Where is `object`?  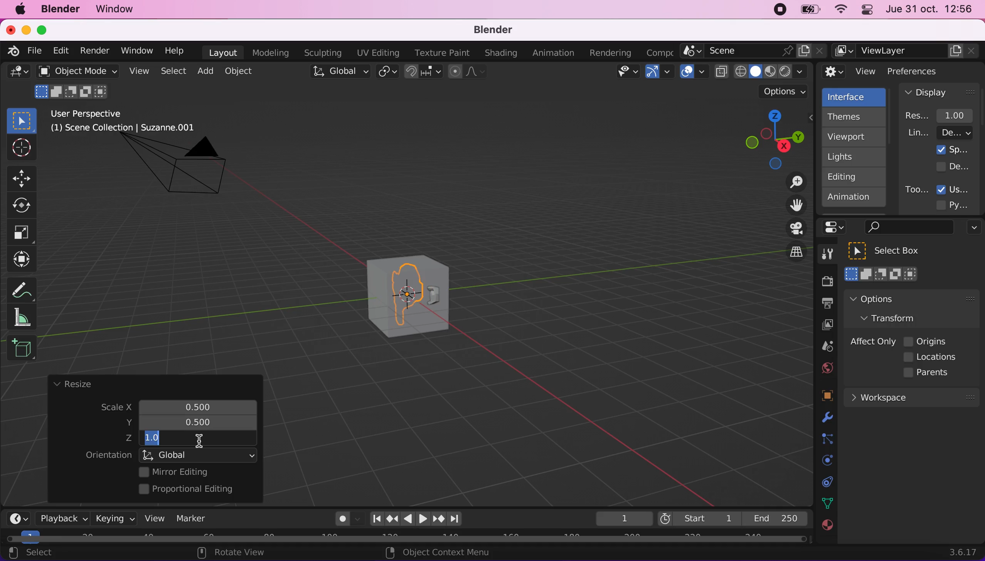
object is located at coordinates (241, 71).